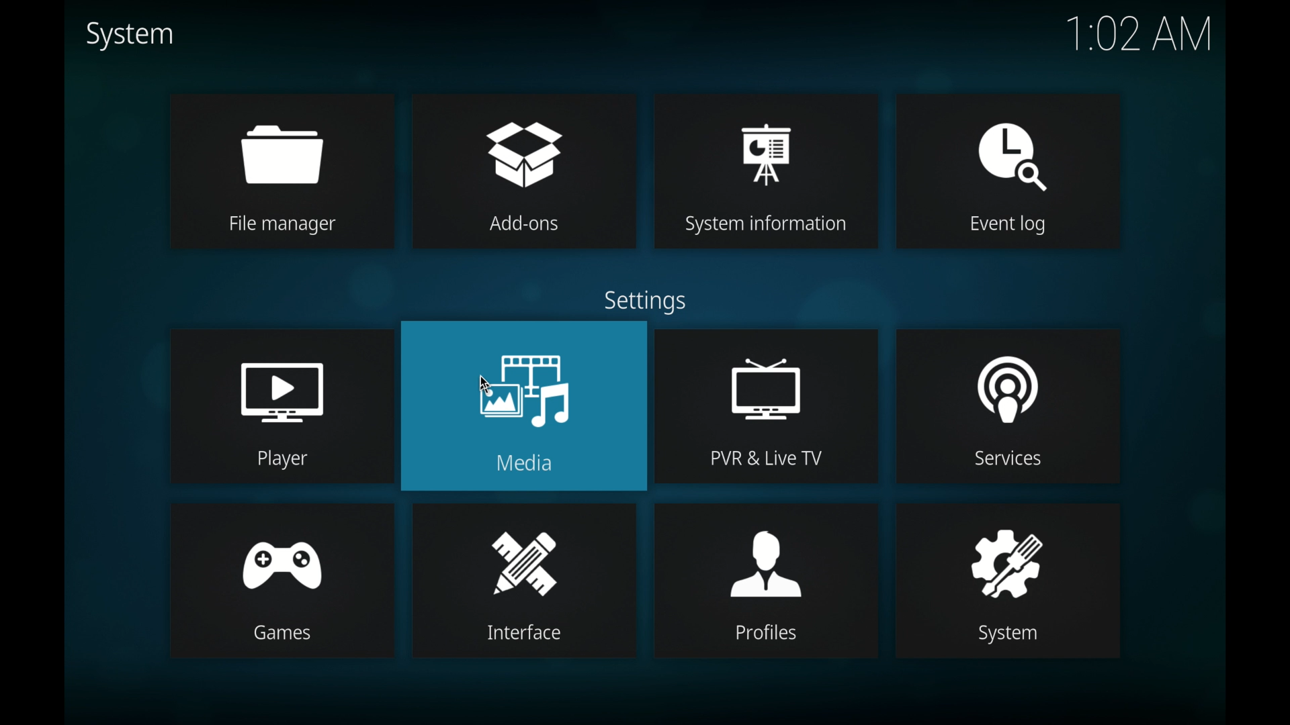 The image size is (1290, 725). Describe the element at coordinates (130, 36) in the screenshot. I see `system` at that location.